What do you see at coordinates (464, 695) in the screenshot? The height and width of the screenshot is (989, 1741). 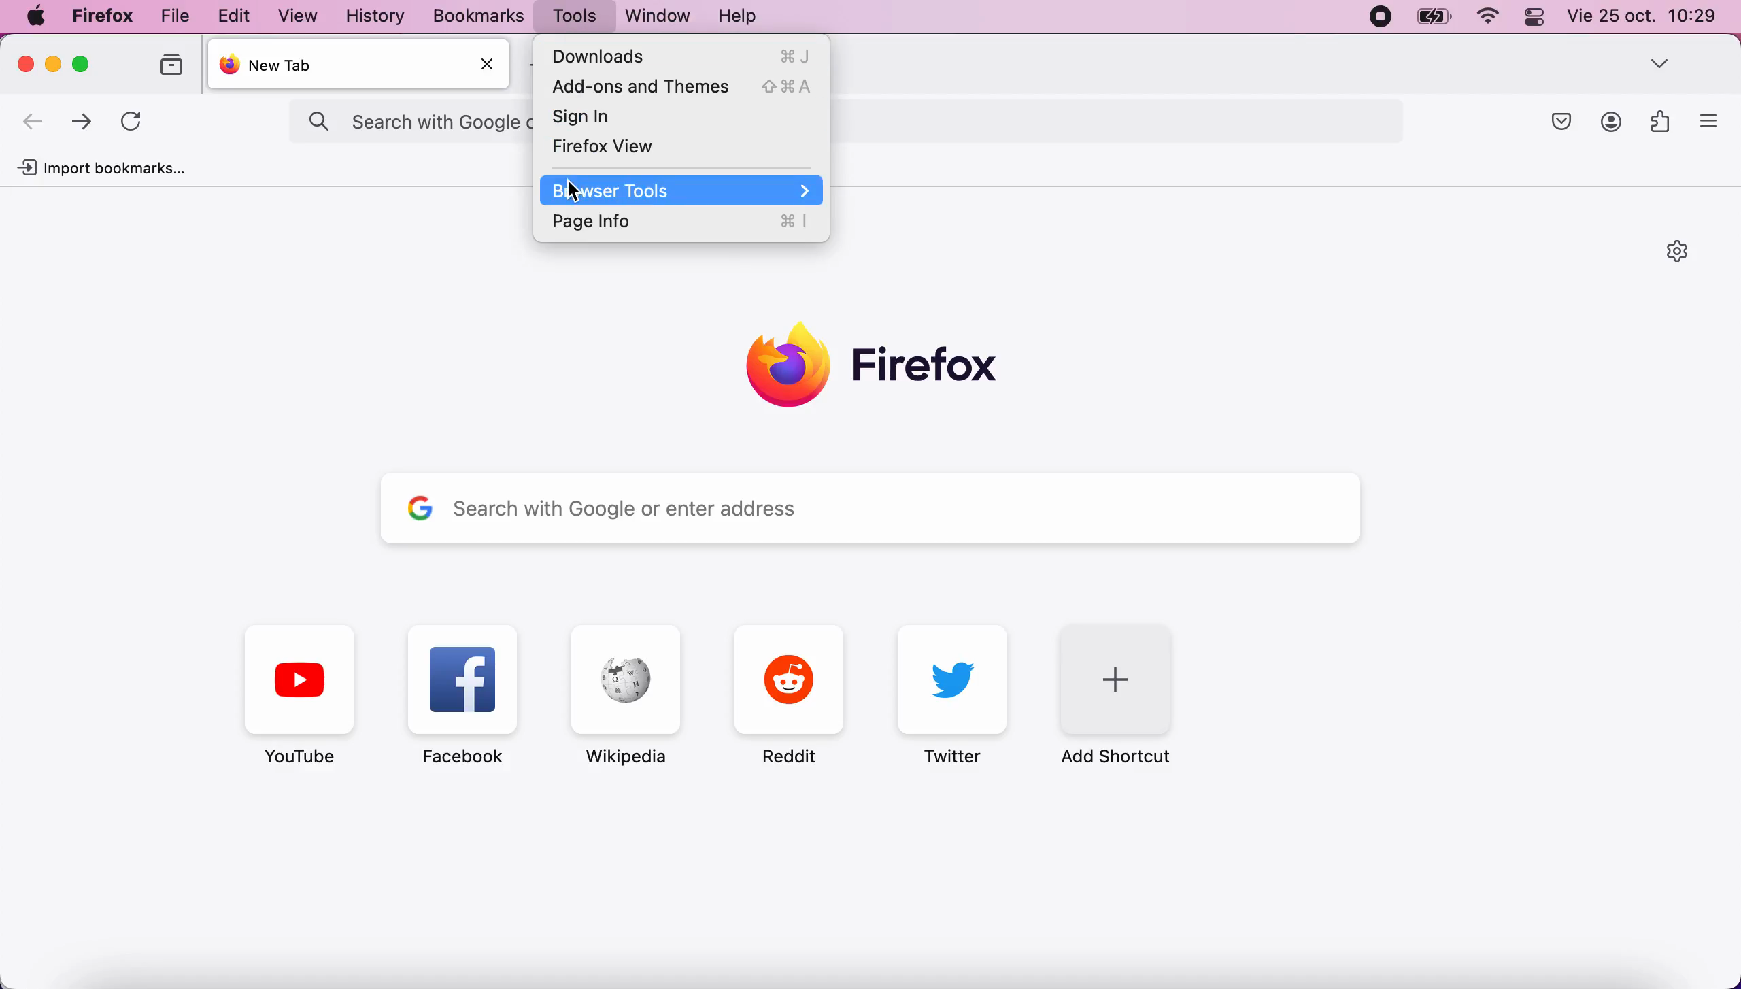 I see `Facebook` at bounding box center [464, 695].